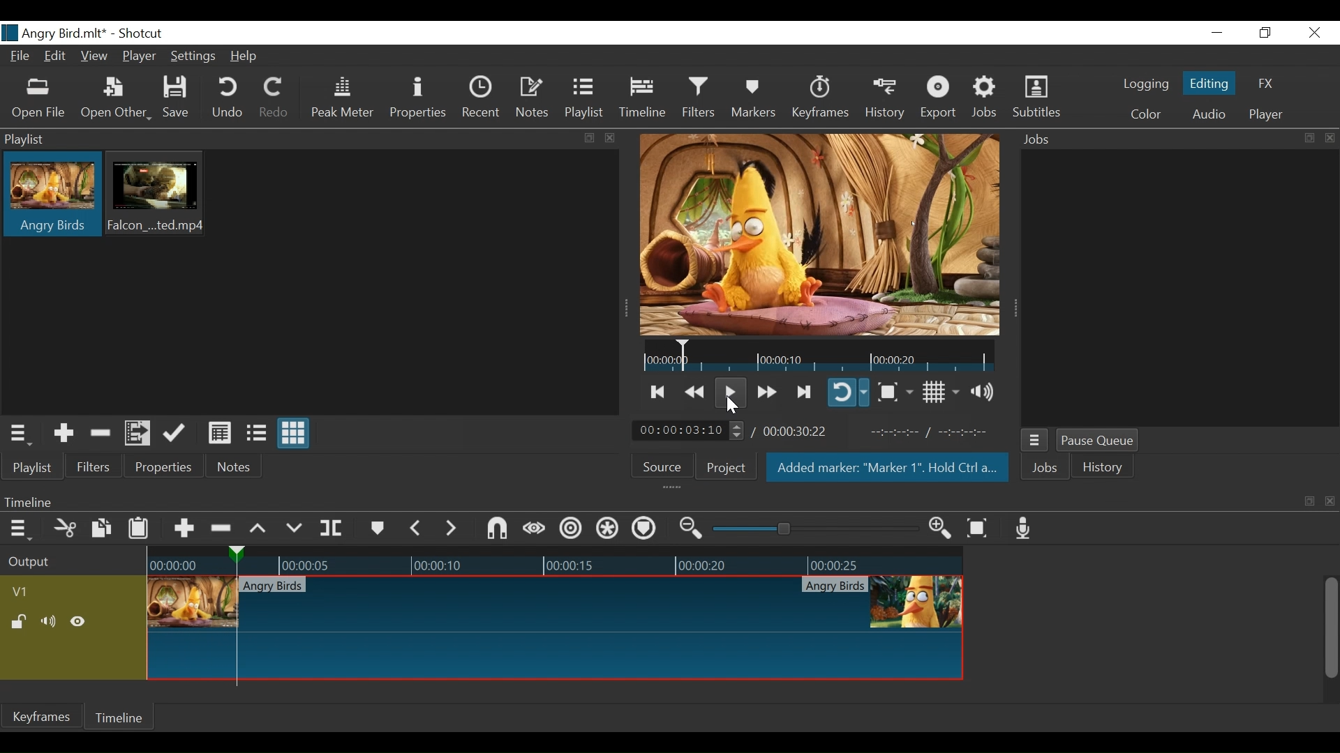 The height and width of the screenshot is (753, 1340). What do you see at coordinates (23, 57) in the screenshot?
I see `File` at bounding box center [23, 57].